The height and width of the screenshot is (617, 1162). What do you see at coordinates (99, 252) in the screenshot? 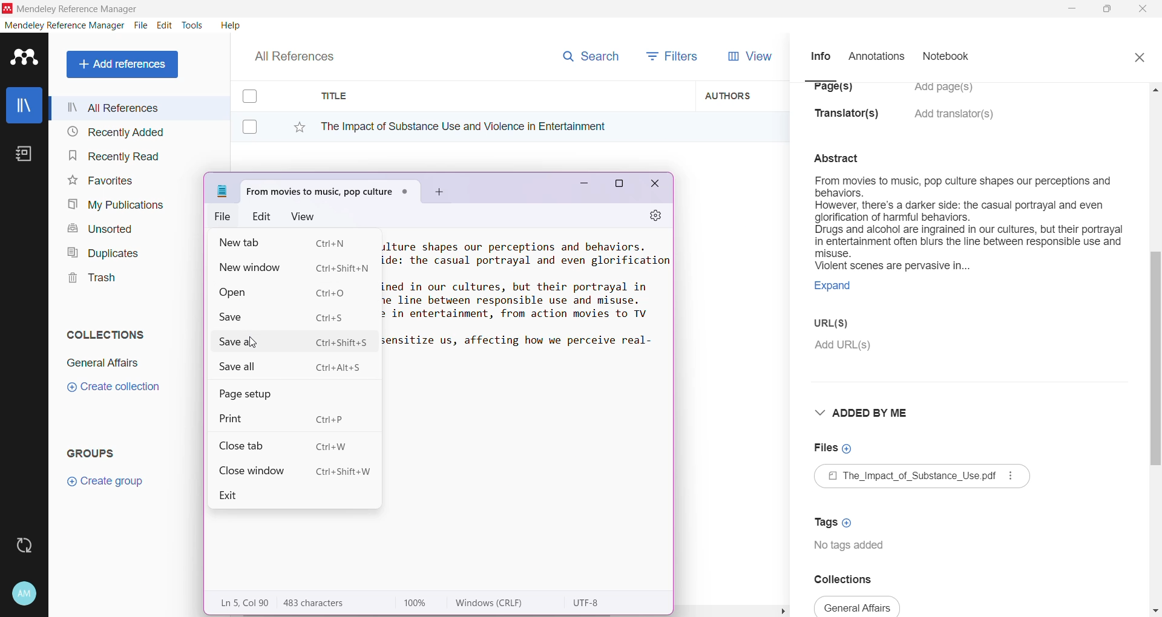
I see `Duplicates` at bounding box center [99, 252].